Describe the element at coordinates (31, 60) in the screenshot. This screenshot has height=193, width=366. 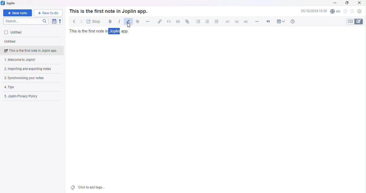
I see `Welcome note` at that location.